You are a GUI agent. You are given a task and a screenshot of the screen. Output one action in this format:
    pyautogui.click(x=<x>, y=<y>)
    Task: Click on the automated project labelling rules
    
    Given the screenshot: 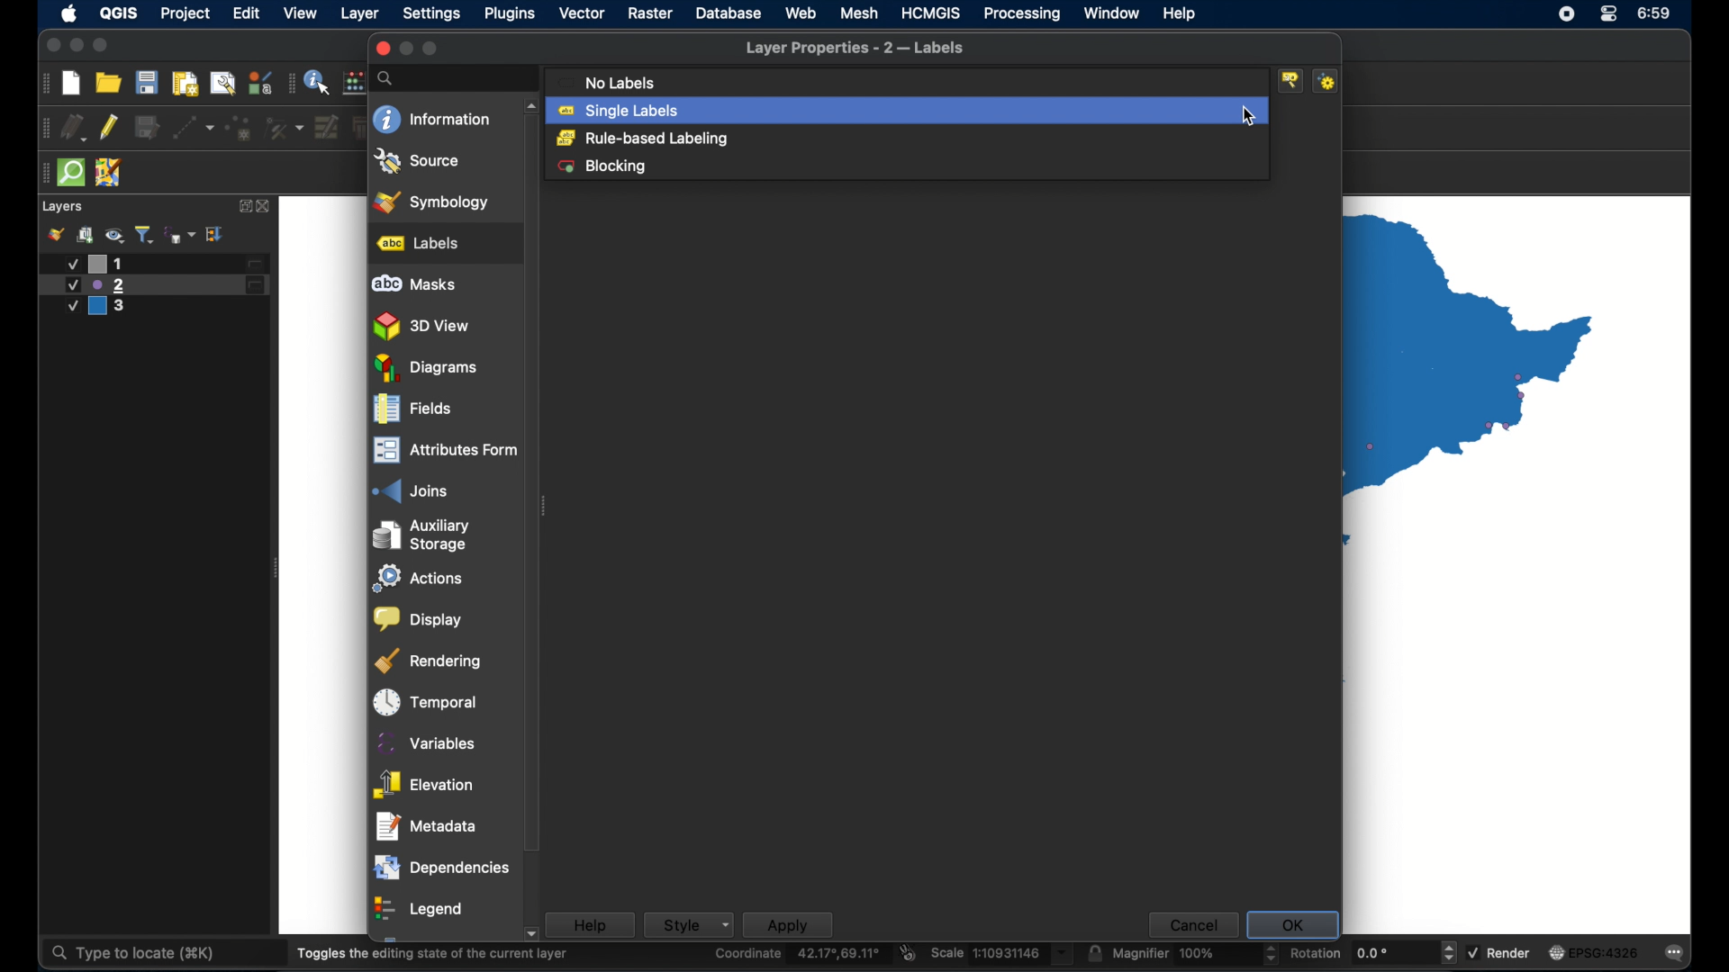 What is the action you would take?
    pyautogui.click(x=1329, y=81)
    